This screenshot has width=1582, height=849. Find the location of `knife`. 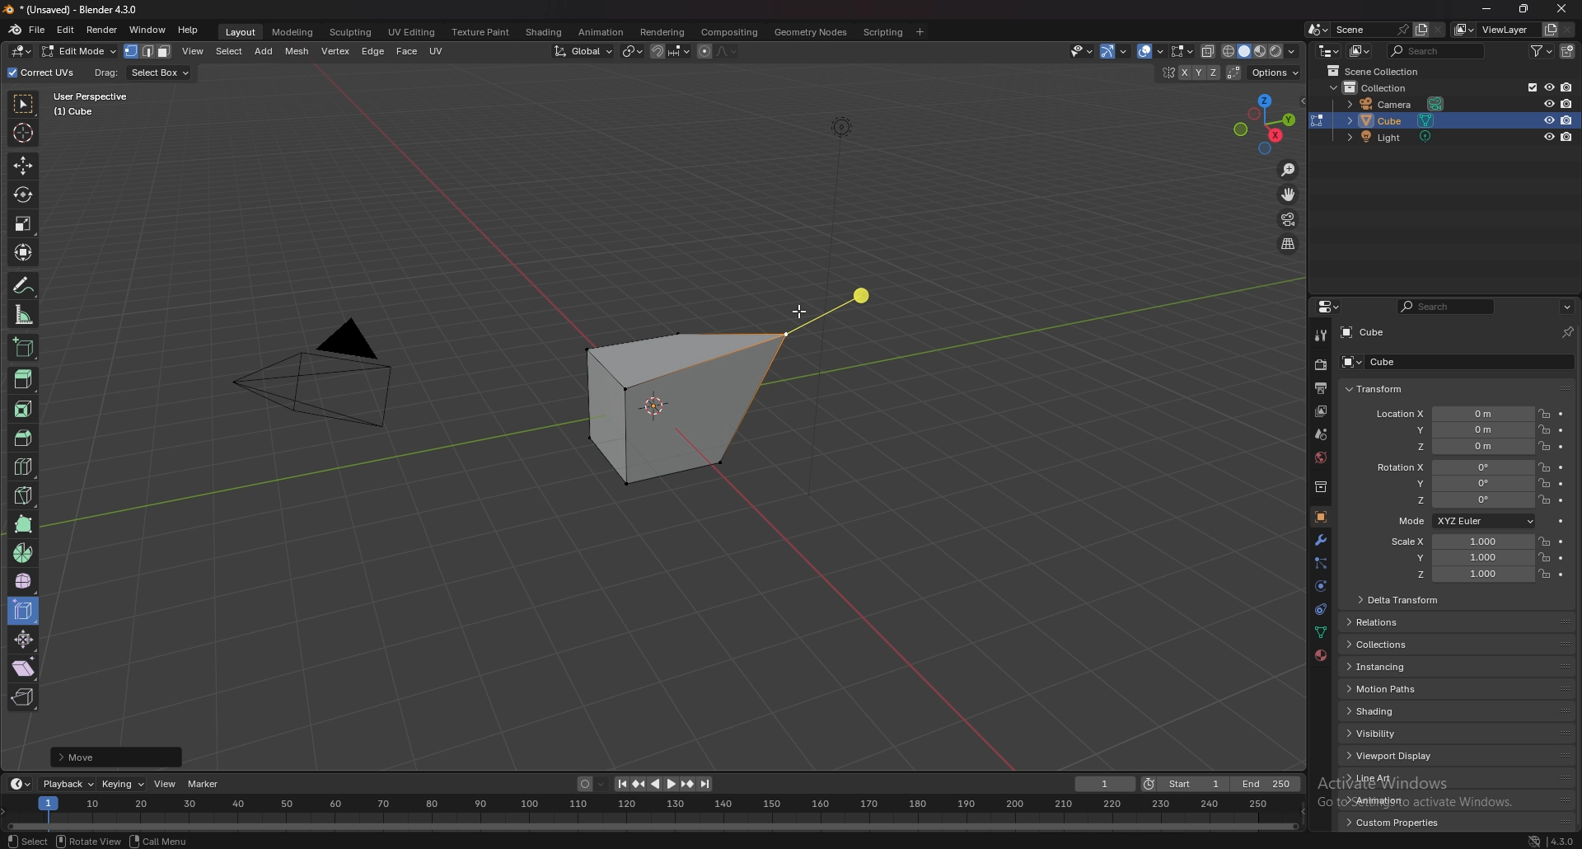

knife is located at coordinates (23, 494).